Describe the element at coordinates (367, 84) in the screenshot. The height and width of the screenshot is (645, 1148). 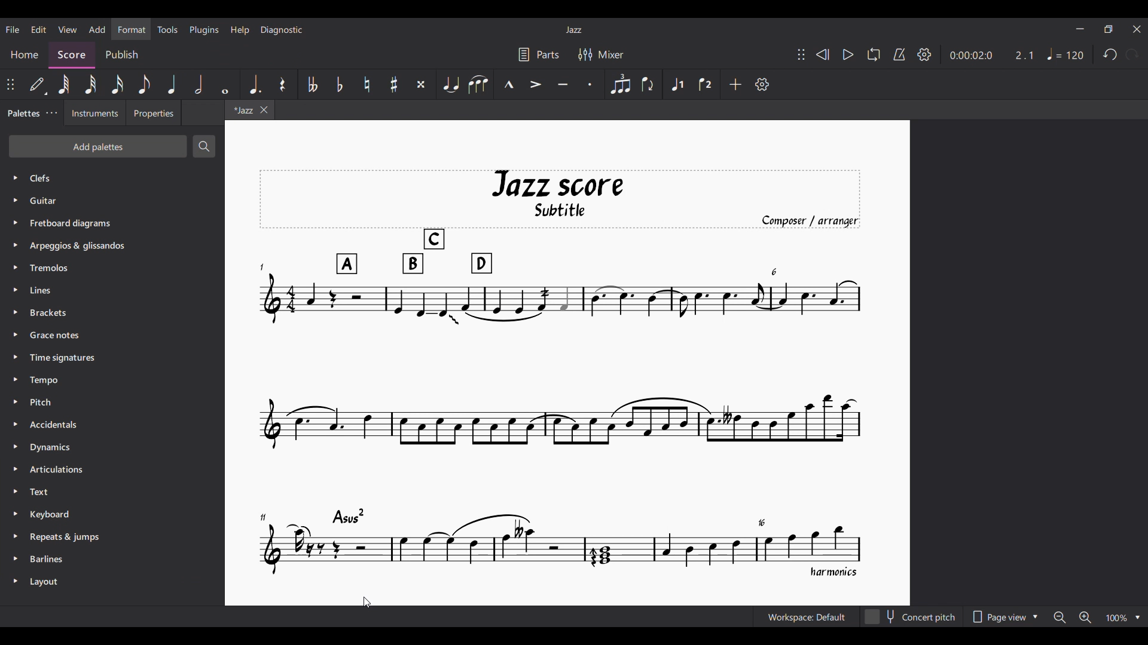
I see `Toggle natural` at that location.